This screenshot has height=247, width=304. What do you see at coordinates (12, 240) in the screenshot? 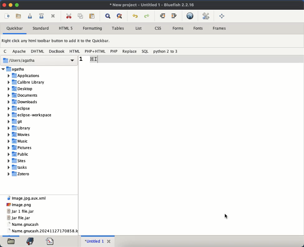
I see `open` at bounding box center [12, 240].